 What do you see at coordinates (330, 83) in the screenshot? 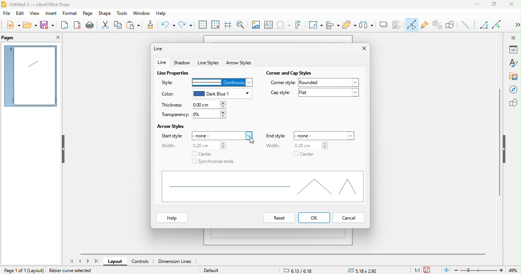
I see `rounded` at bounding box center [330, 83].